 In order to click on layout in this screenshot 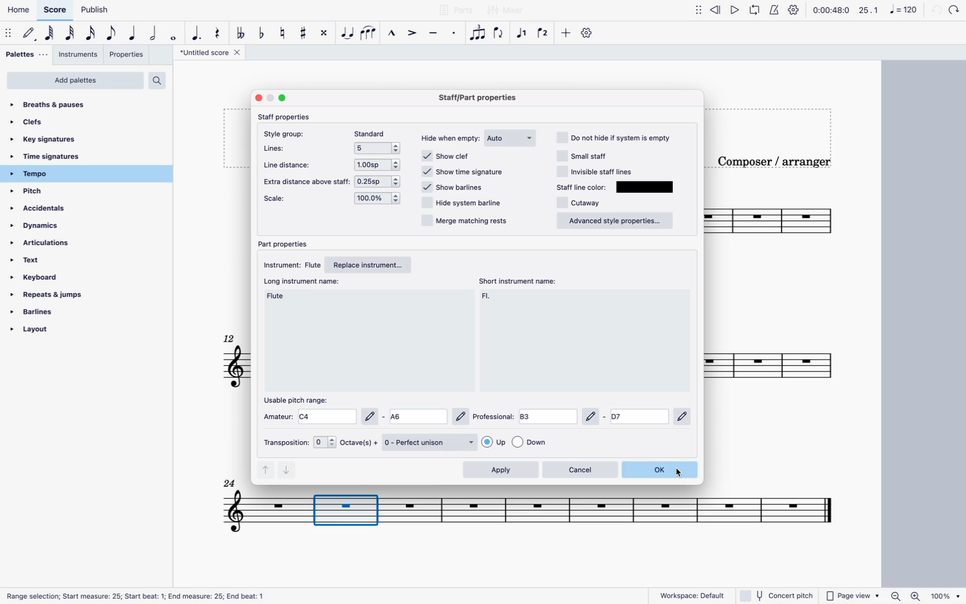, I will do `click(53, 330)`.